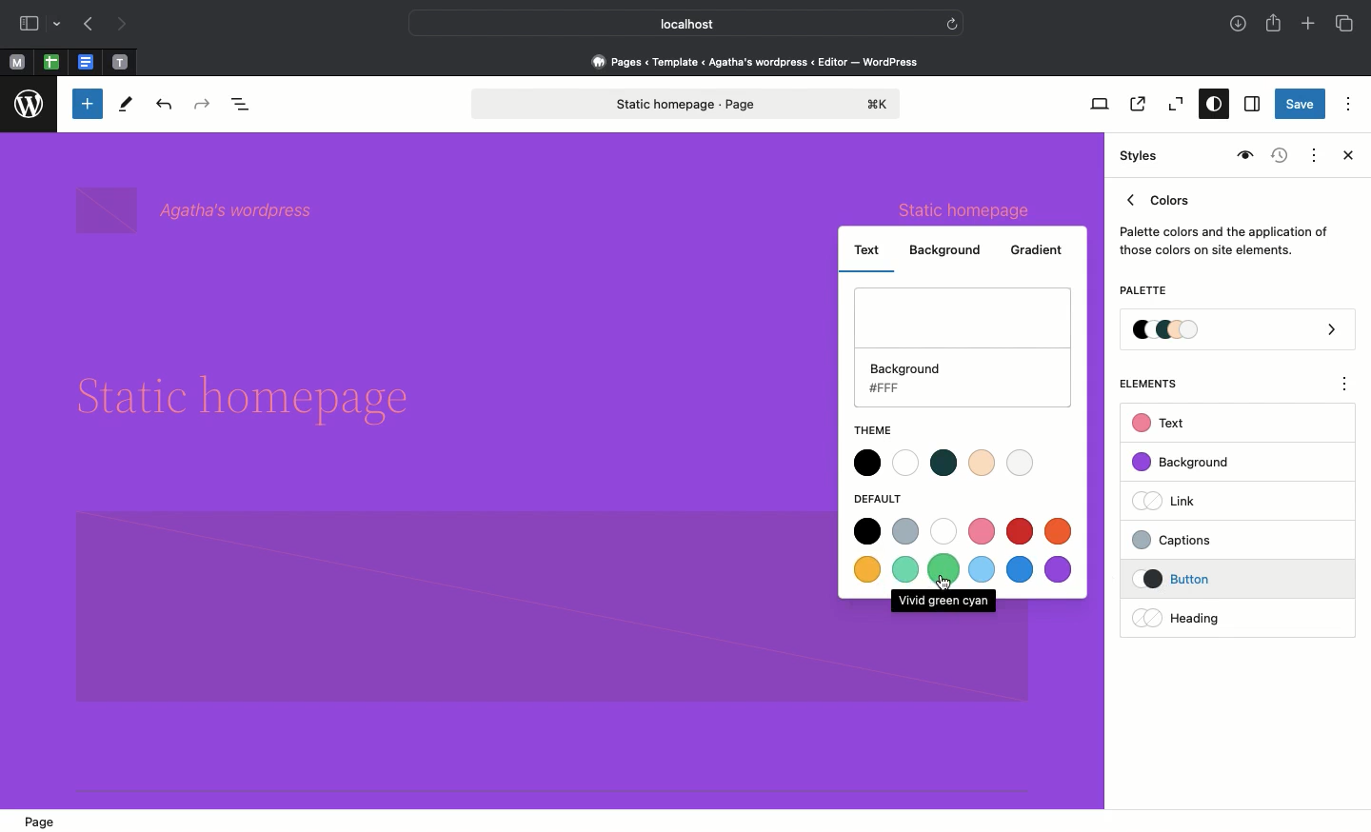 This screenshot has width=1371, height=832. What do you see at coordinates (1301, 106) in the screenshot?
I see `Save` at bounding box center [1301, 106].